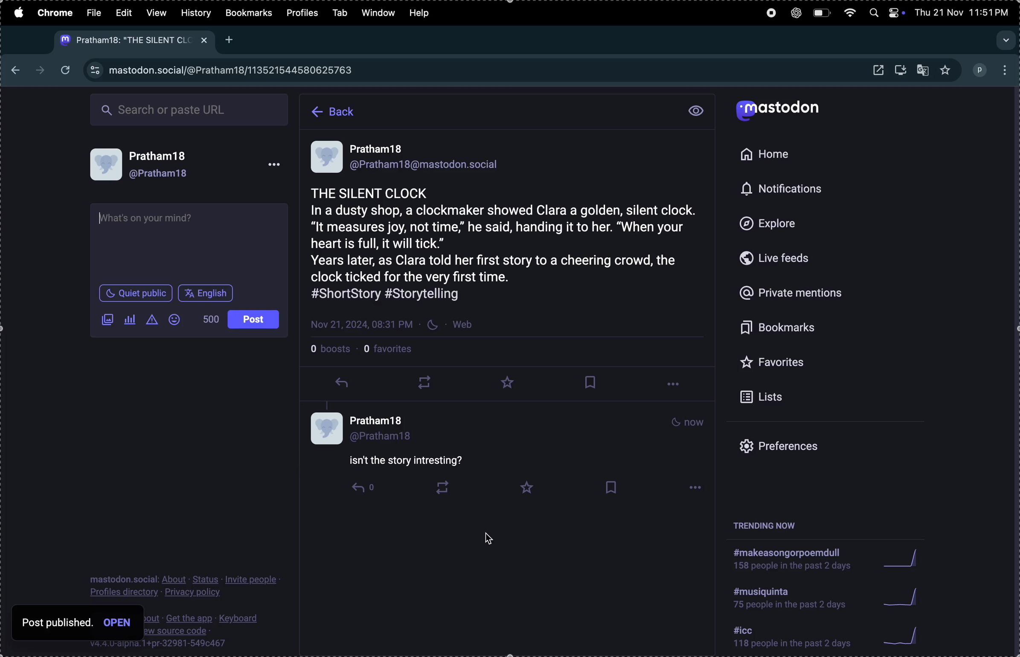  What do you see at coordinates (964, 12) in the screenshot?
I see `date and time` at bounding box center [964, 12].